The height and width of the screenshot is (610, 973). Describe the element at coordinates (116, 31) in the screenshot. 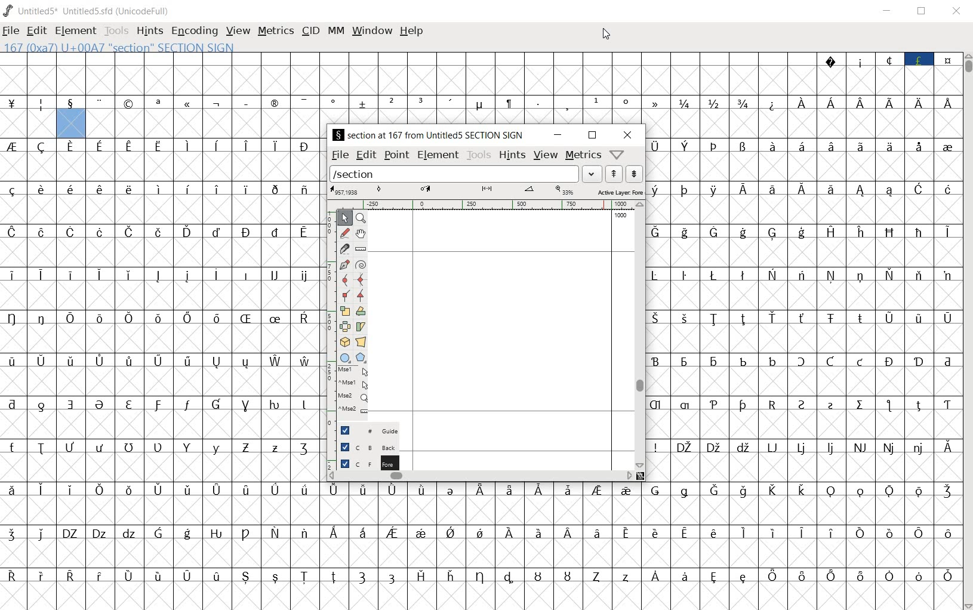

I see `TOOLS` at that location.